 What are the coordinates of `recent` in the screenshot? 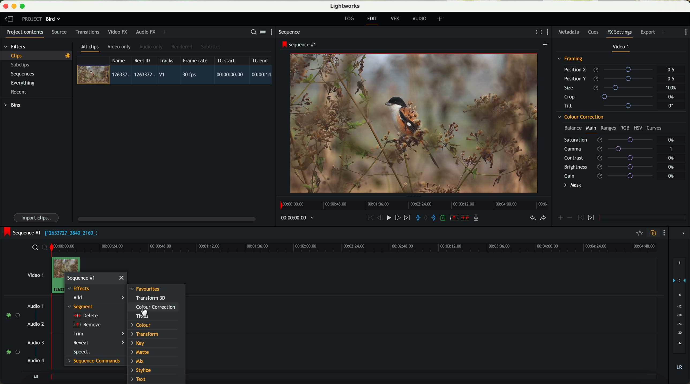 It's located at (19, 93).